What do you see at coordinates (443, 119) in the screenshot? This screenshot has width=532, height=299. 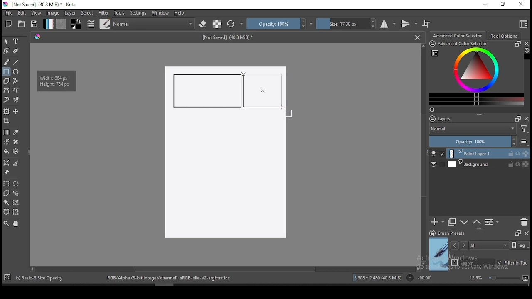 I see `layers` at bounding box center [443, 119].